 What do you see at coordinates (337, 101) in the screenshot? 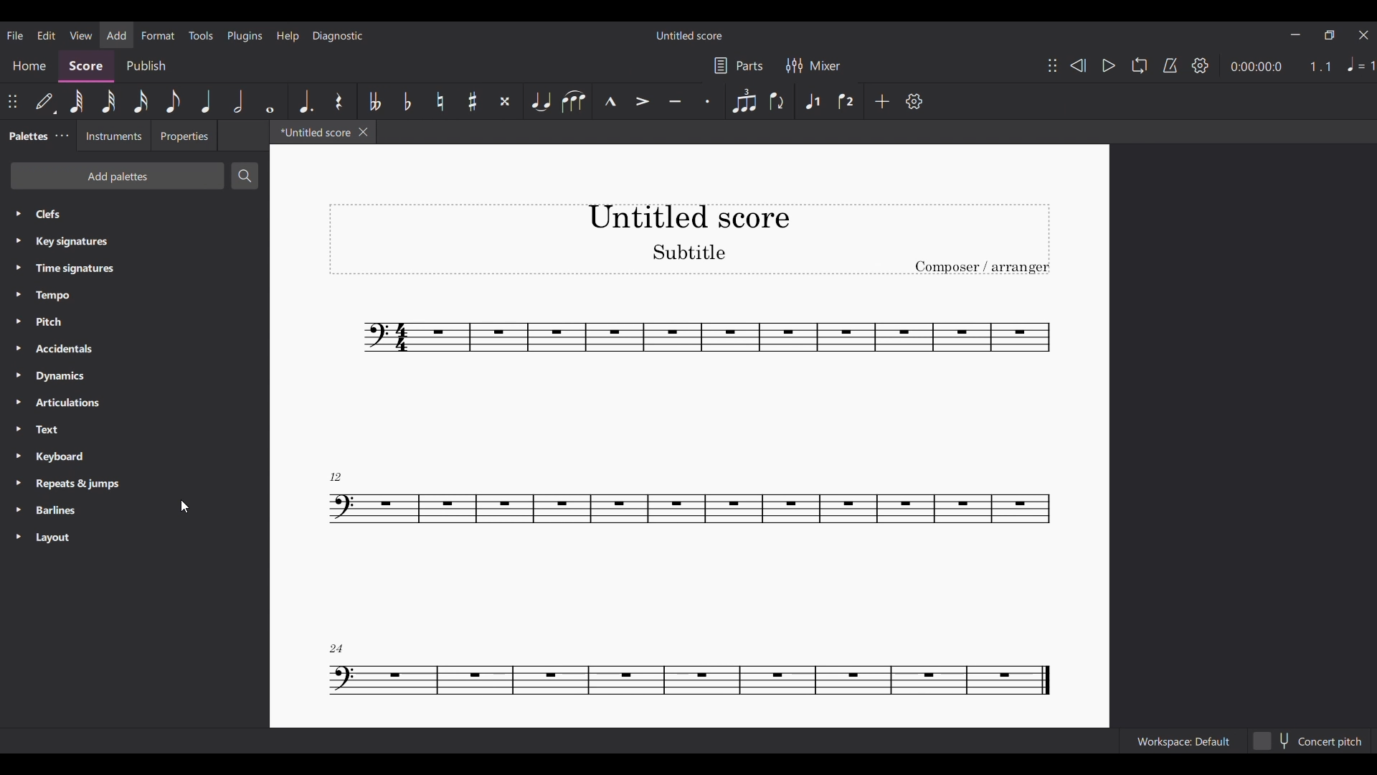
I see `t` at bounding box center [337, 101].